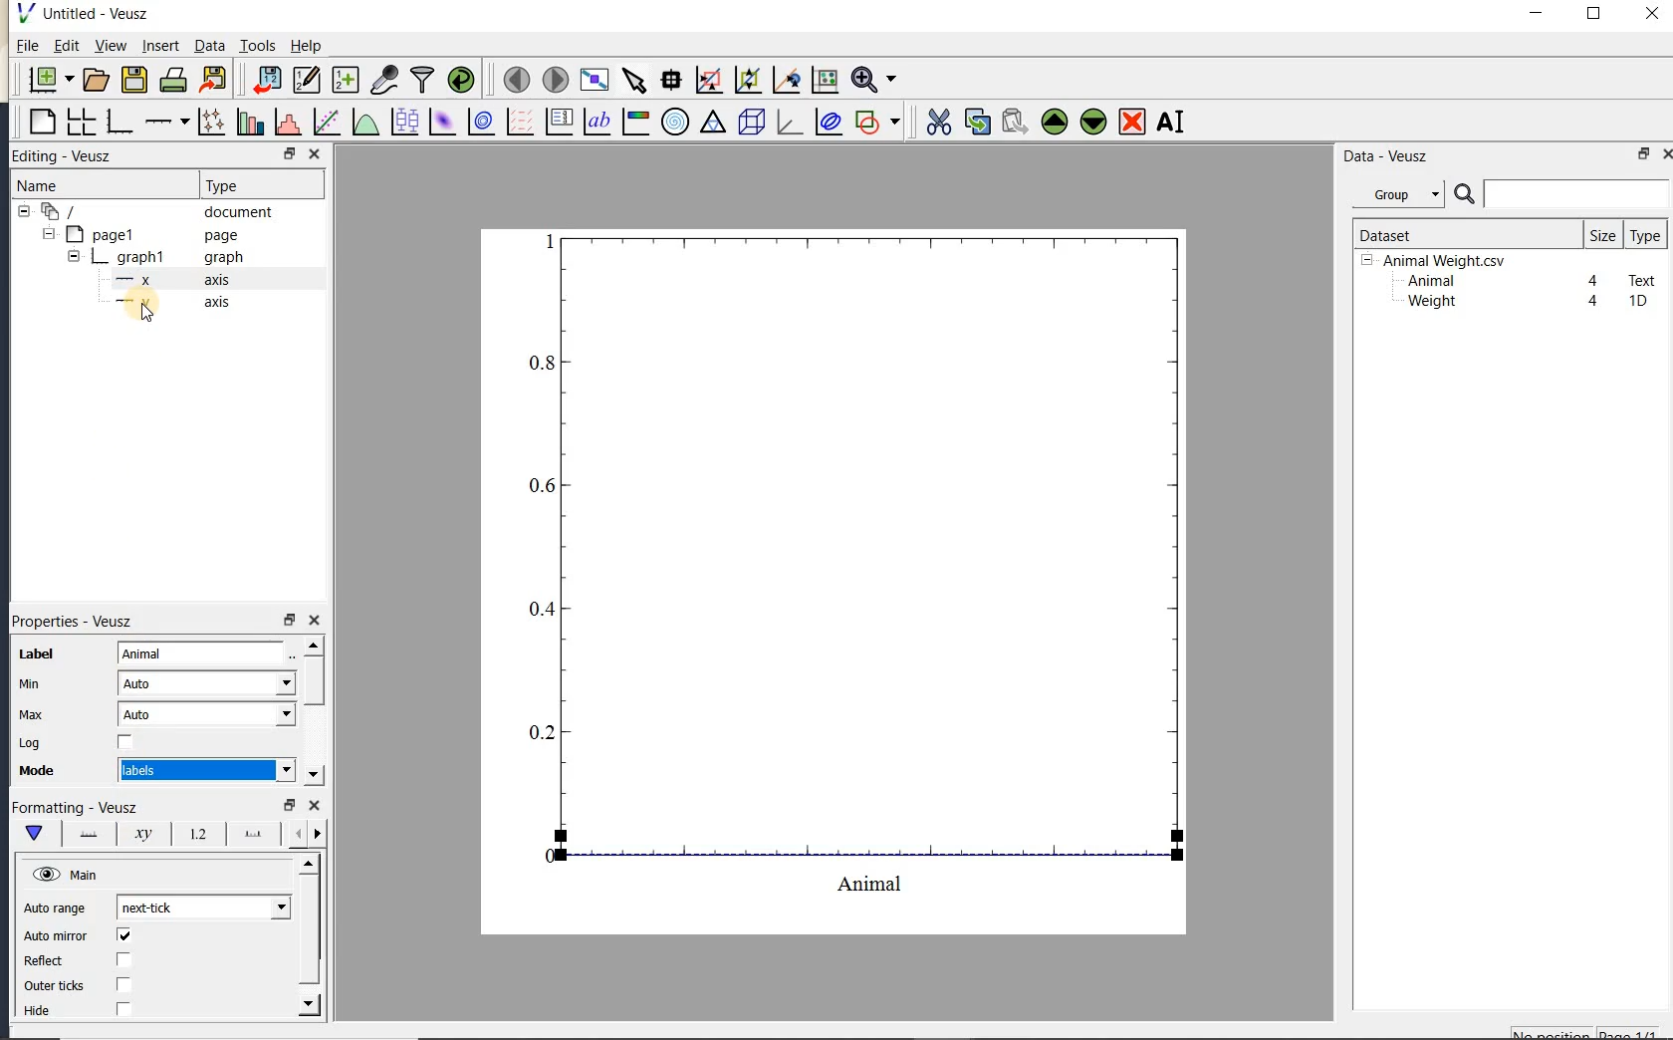 This screenshot has height=1040, width=1673. I want to click on 4, so click(1594, 302).